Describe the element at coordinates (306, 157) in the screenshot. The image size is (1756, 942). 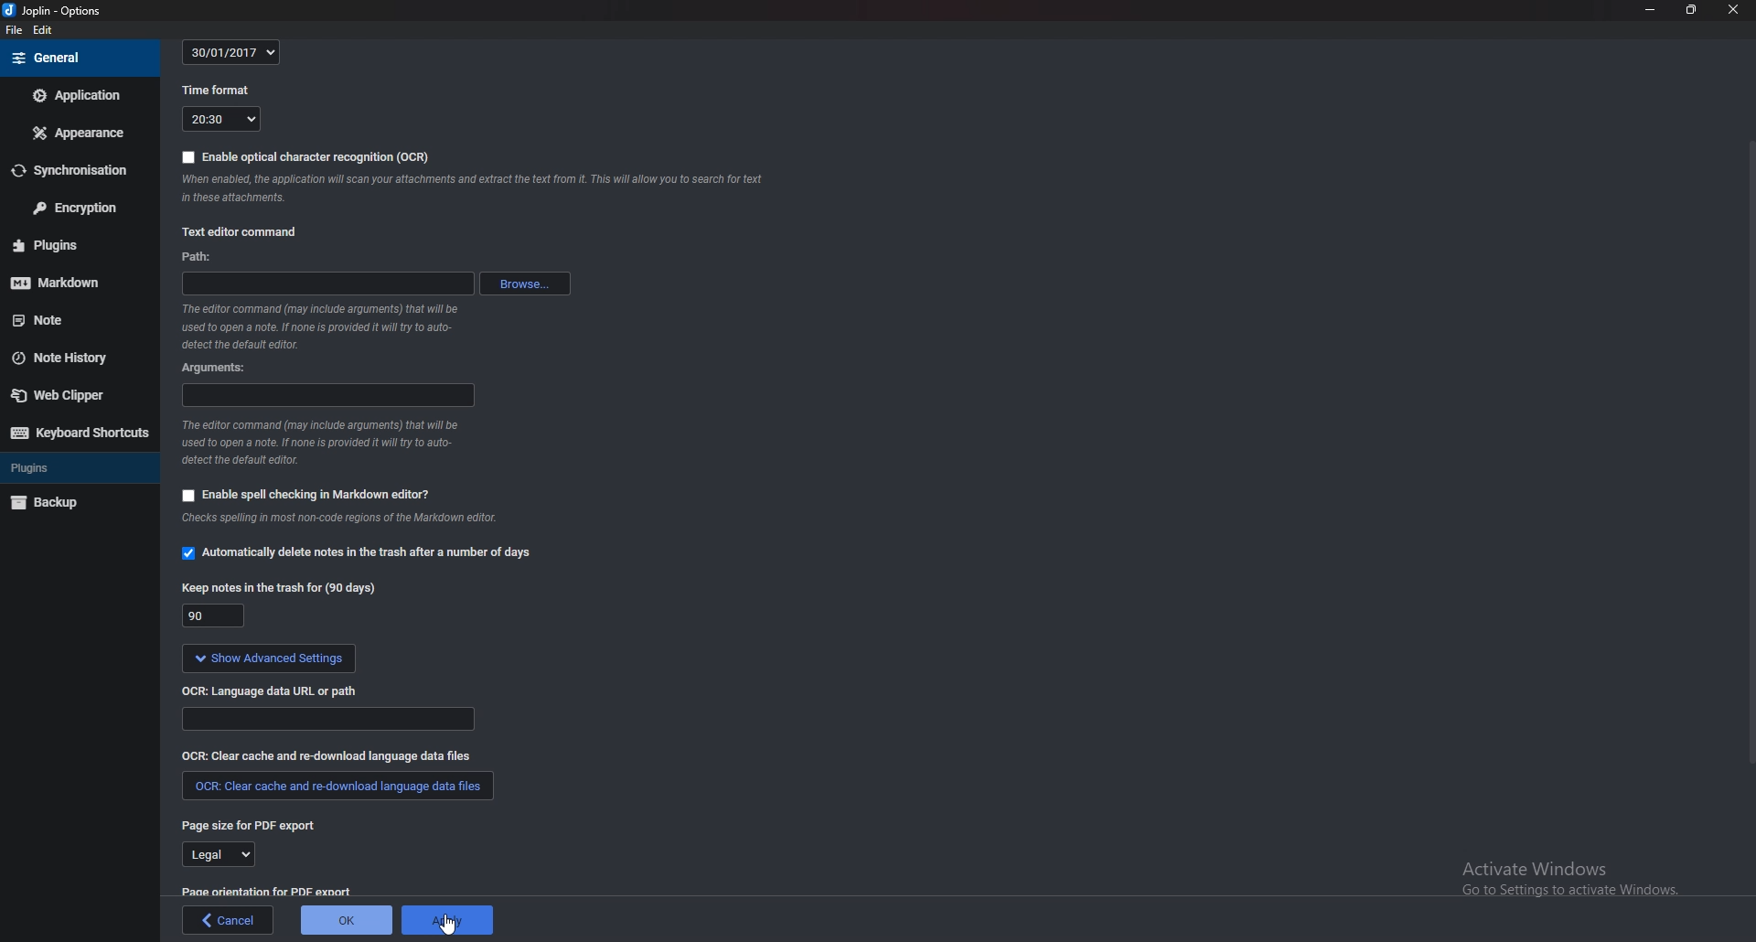
I see `Enable O C R` at that location.